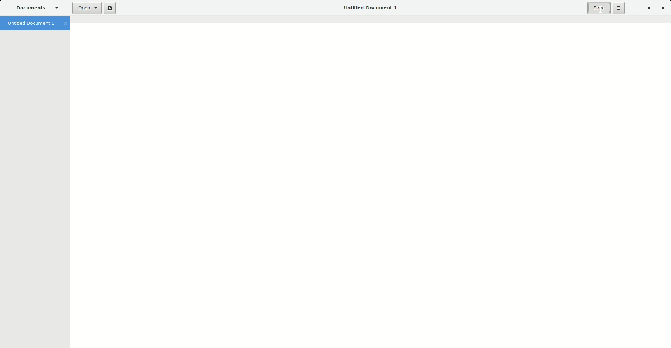  I want to click on Untitled Document 1, so click(37, 24).